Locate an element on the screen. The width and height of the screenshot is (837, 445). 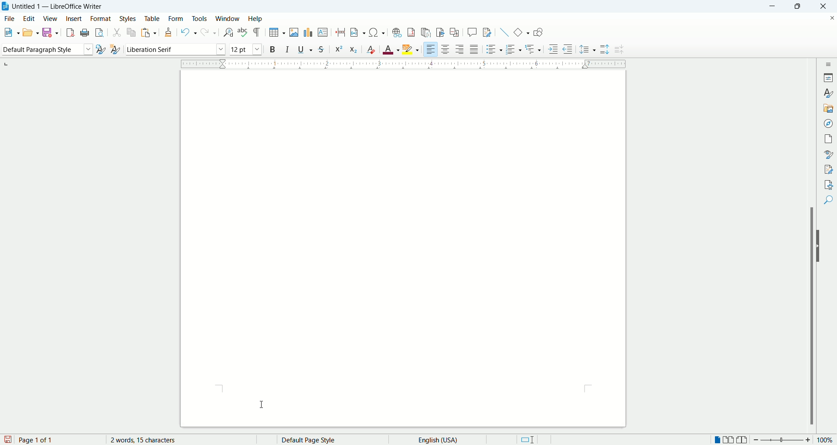
find is located at coordinates (830, 199).